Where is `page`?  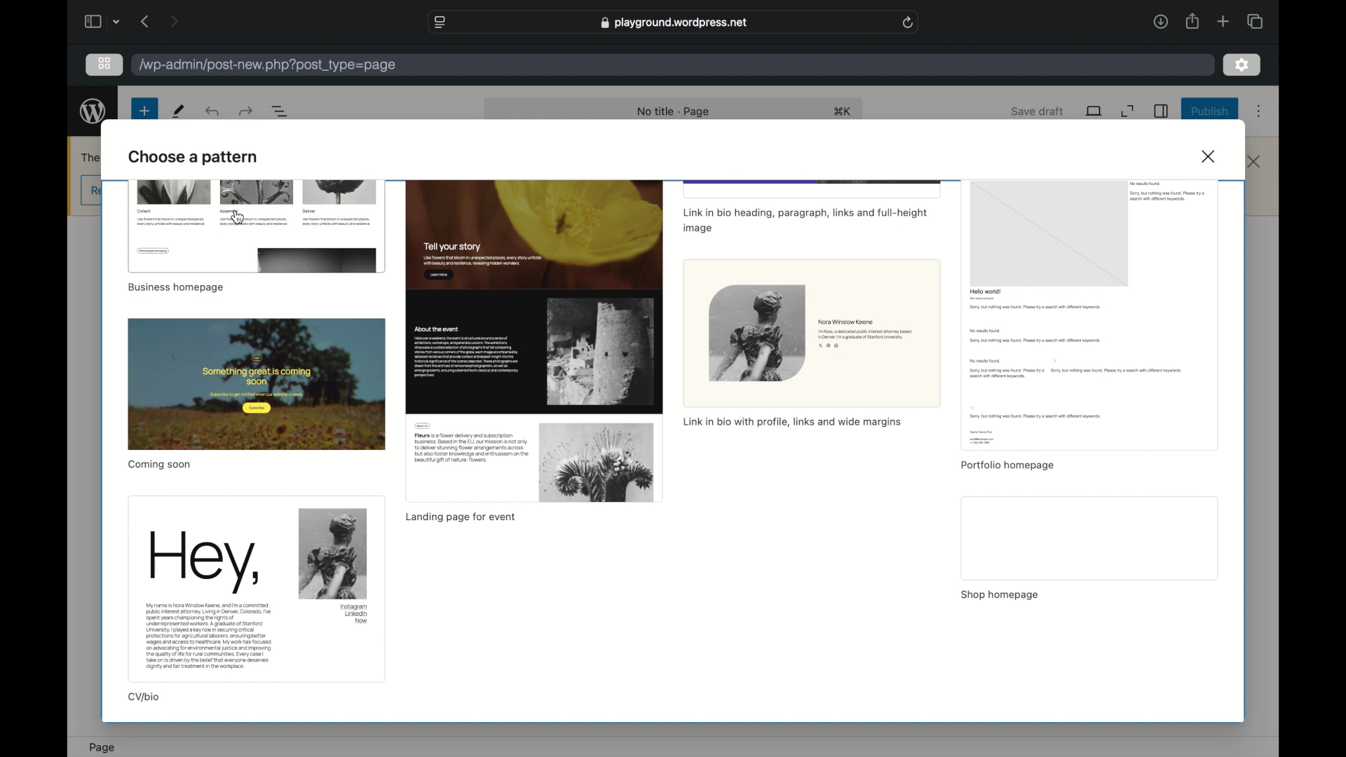 page is located at coordinates (102, 747).